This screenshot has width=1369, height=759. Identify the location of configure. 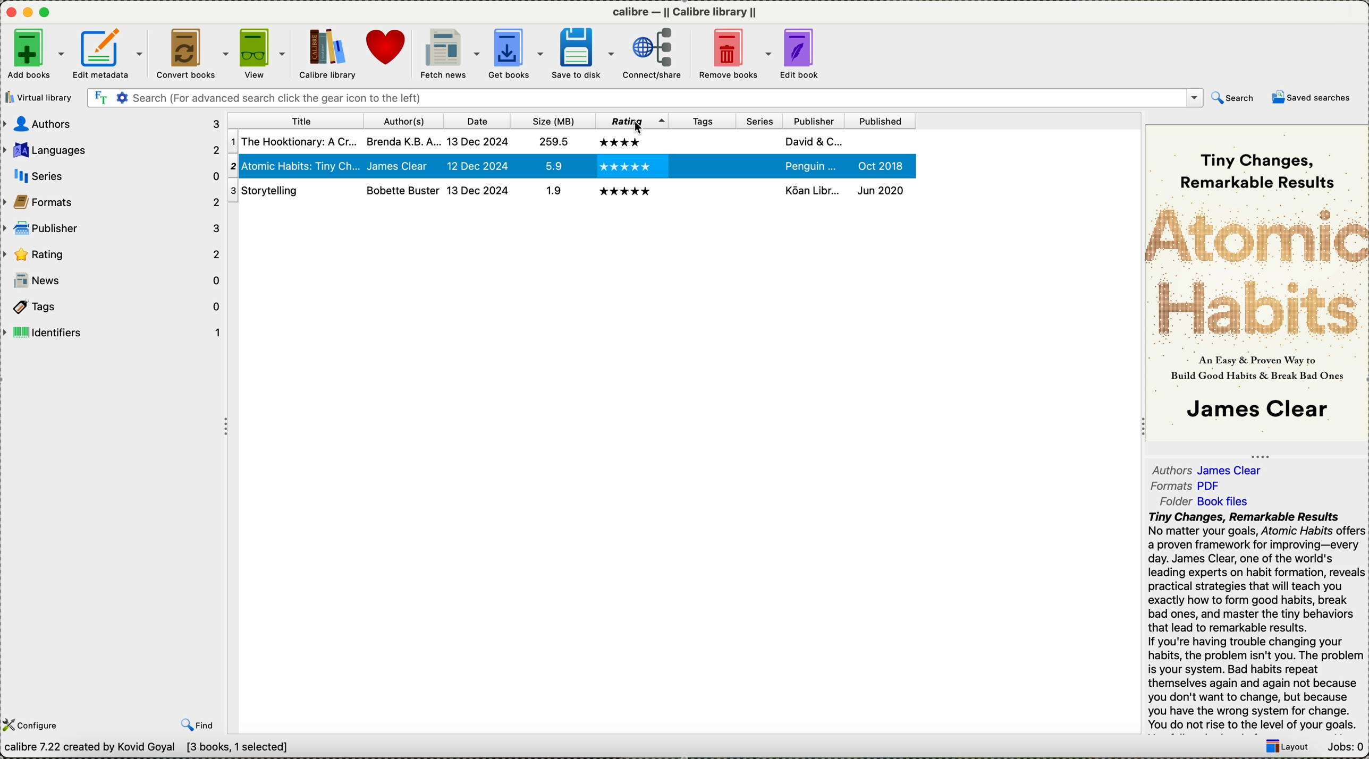
(35, 724).